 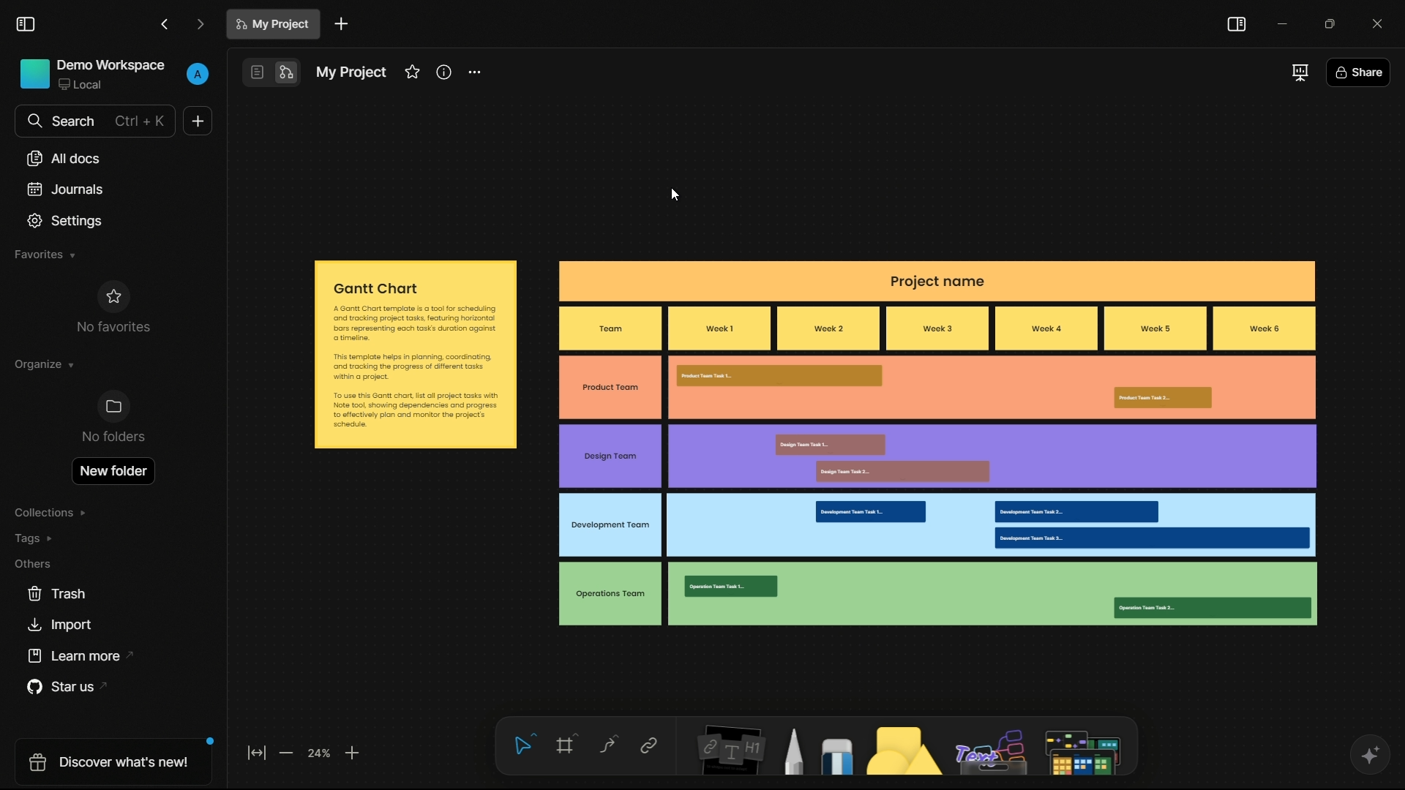 I want to click on minimize, so click(x=1281, y=21).